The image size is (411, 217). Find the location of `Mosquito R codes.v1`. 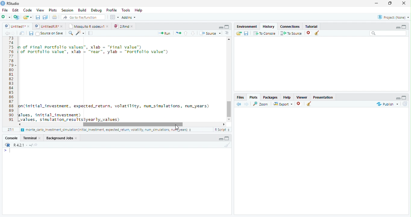

Mosquito R codes.v1 is located at coordinates (88, 26).